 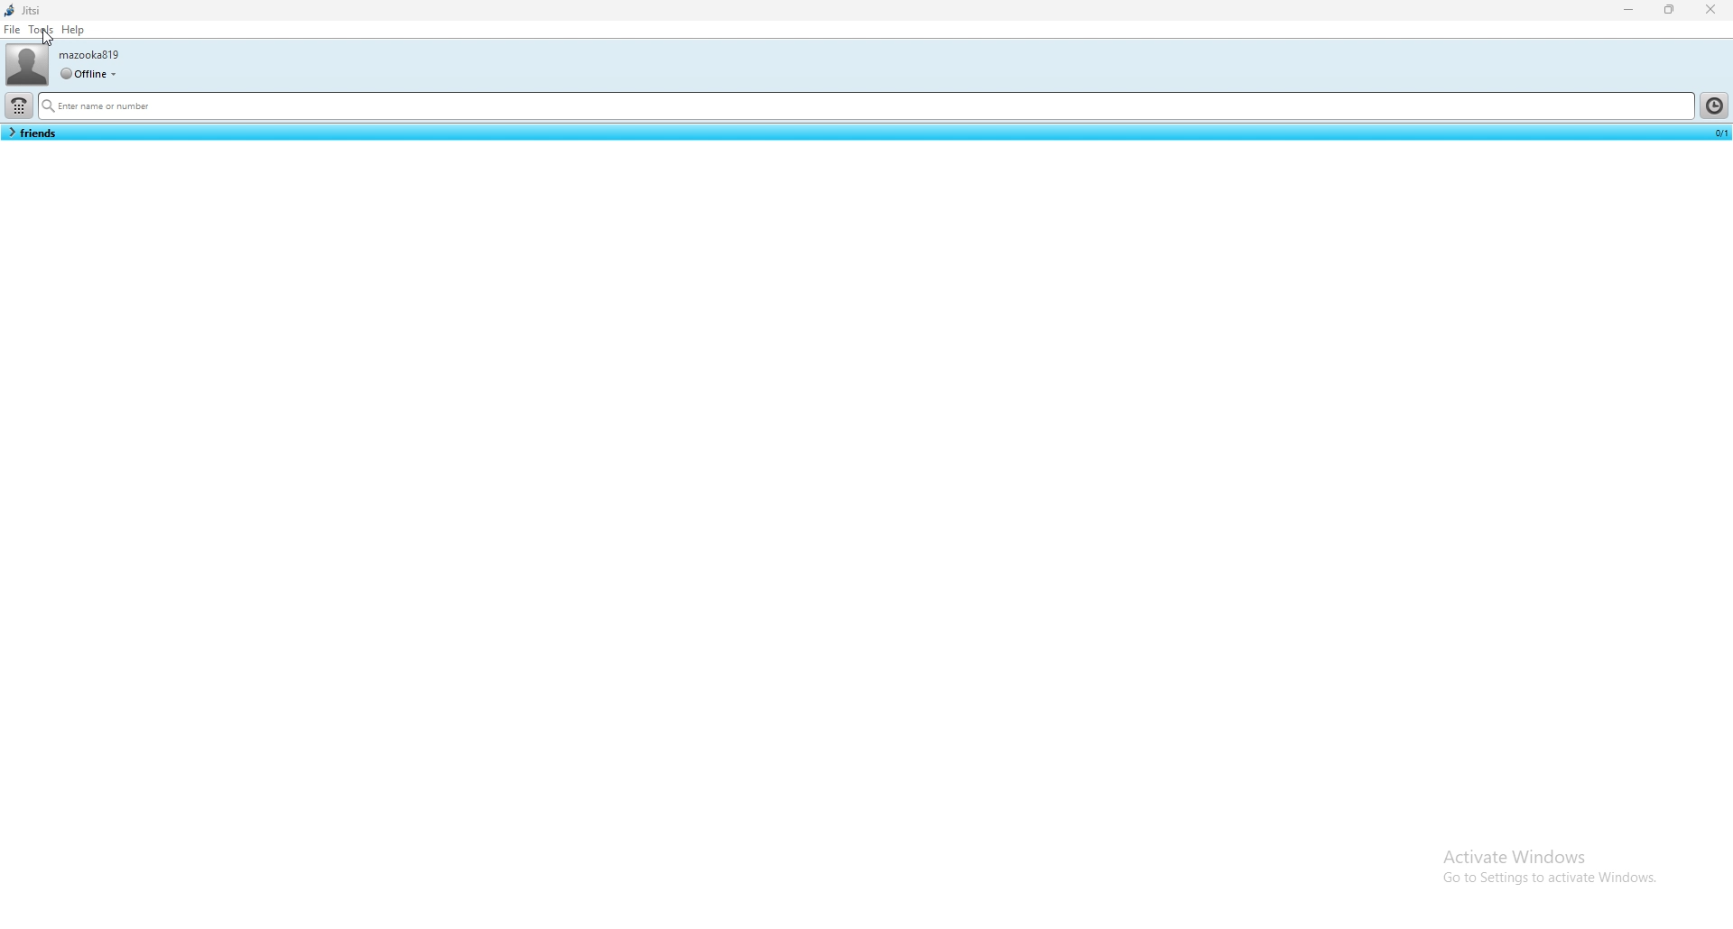 What do you see at coordinates (1547, 882) in the screenshot?
I see `Go to settings to activate Windows.` at bounding box center [1547, 882].